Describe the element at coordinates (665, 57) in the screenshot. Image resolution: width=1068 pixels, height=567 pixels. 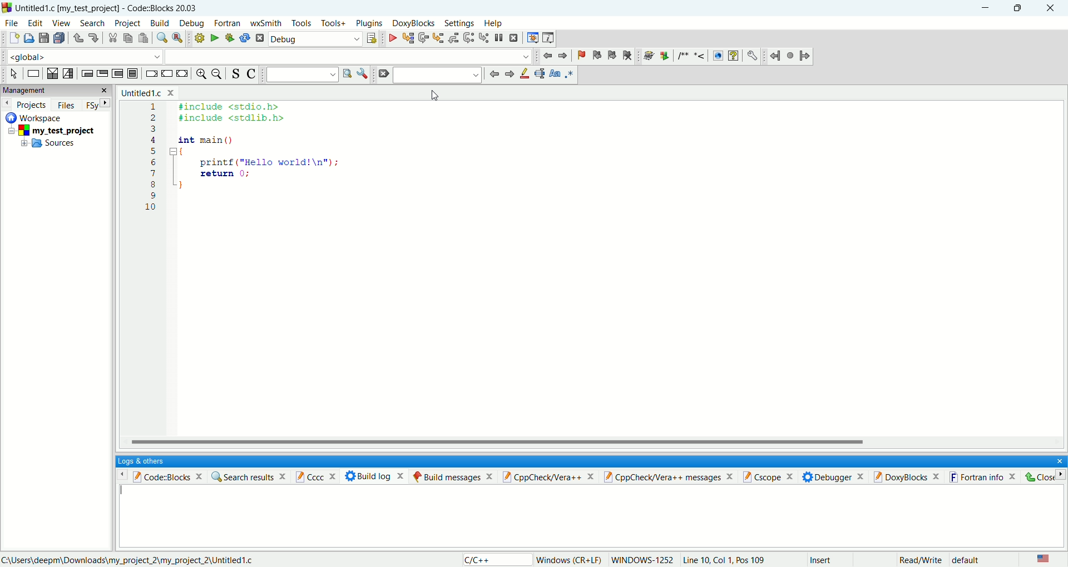
I see `extract documentation` at that location.